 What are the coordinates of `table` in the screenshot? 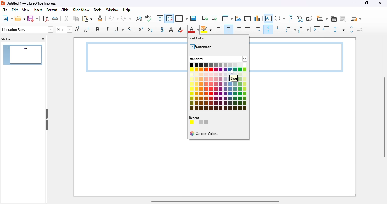 It's located at (227, 18).